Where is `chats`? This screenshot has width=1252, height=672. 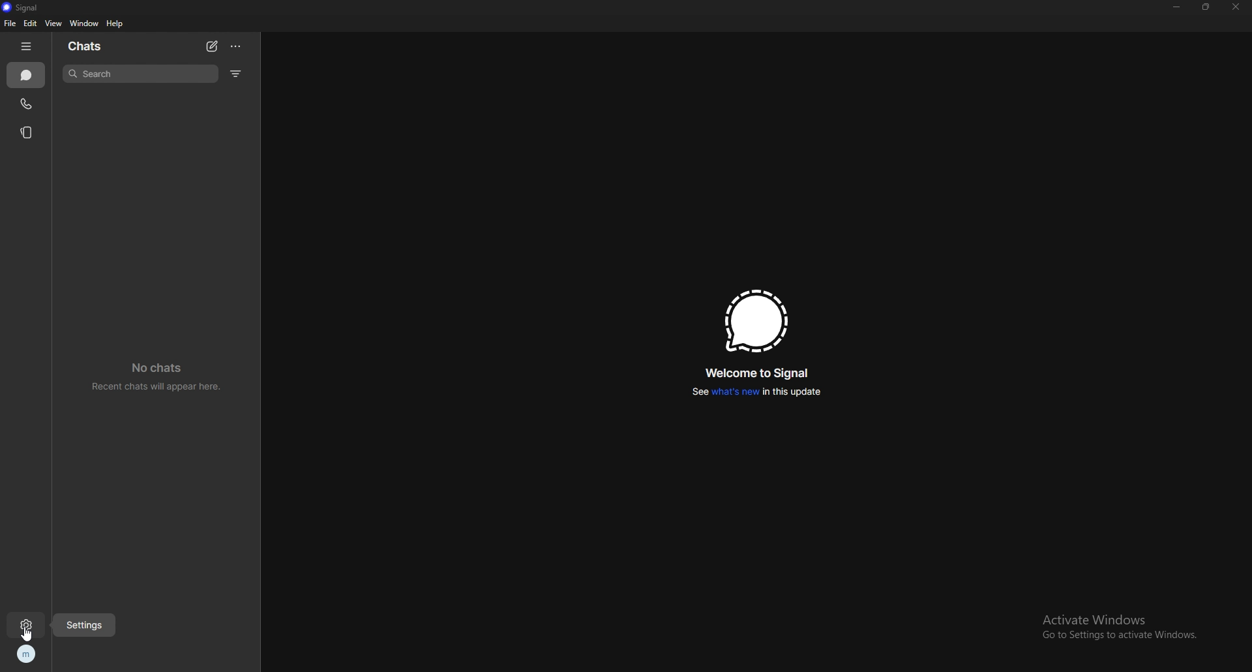 chats is located at coordinates (86, 46).